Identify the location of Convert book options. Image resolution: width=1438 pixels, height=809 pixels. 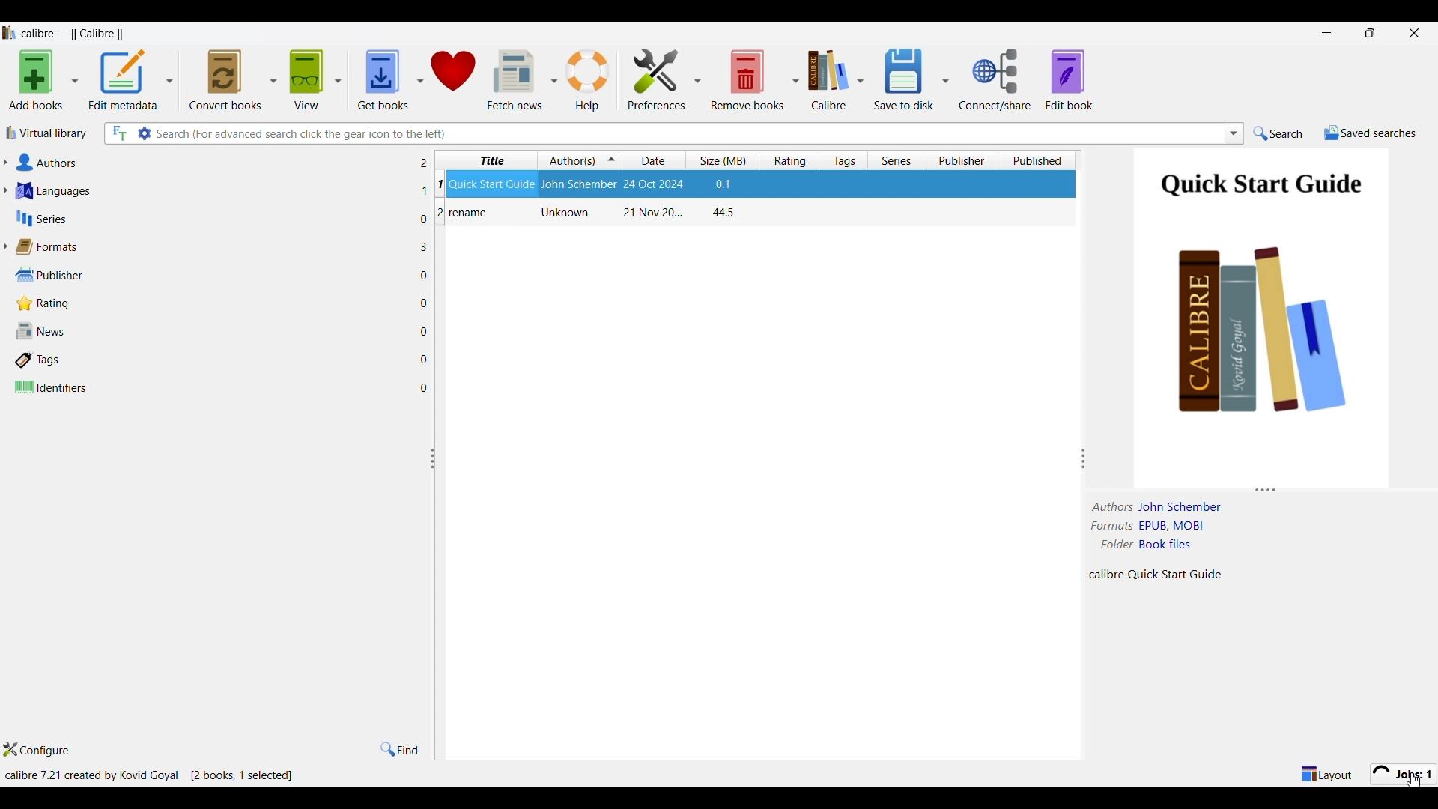
(273, 79).